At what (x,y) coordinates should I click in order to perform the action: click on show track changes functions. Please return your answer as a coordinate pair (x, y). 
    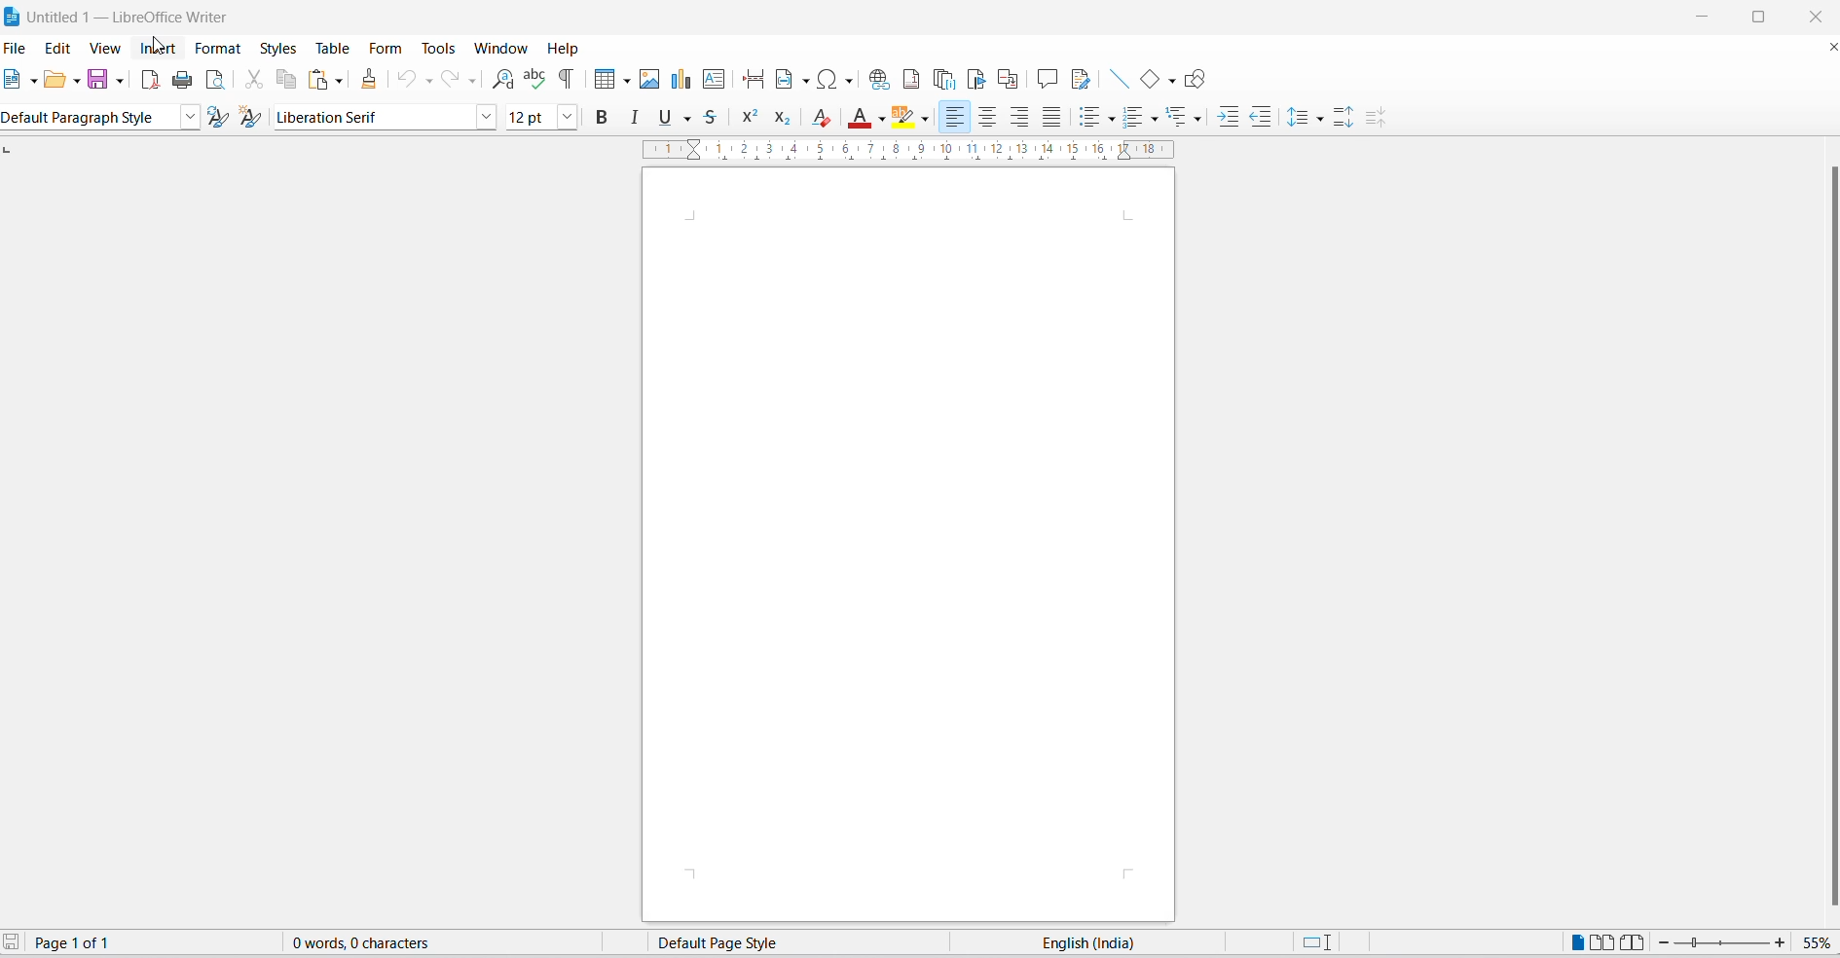
    Looking at the image, I should click on (1086, 79).